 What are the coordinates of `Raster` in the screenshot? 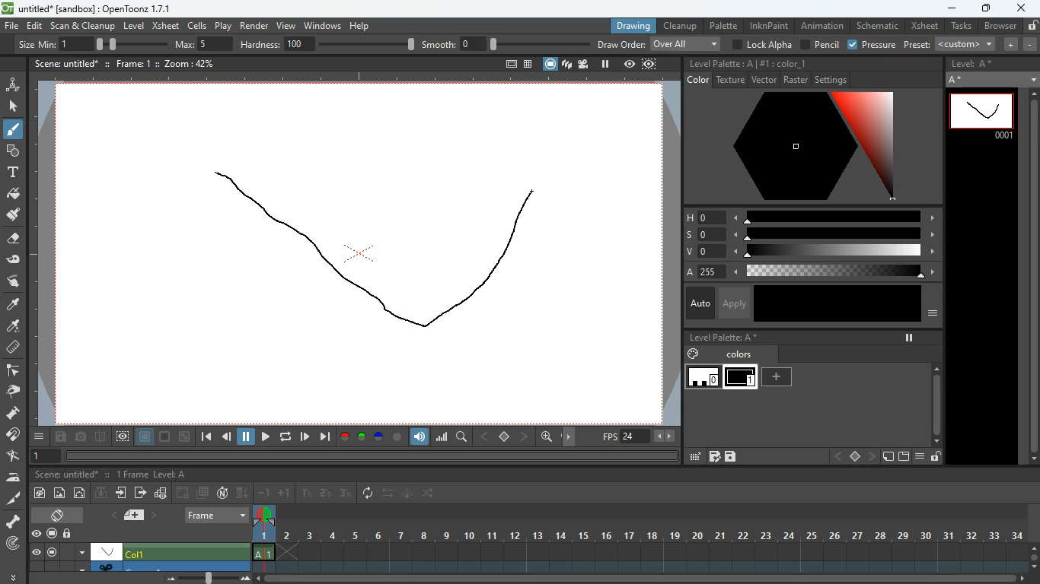 It's located at (796, 79).